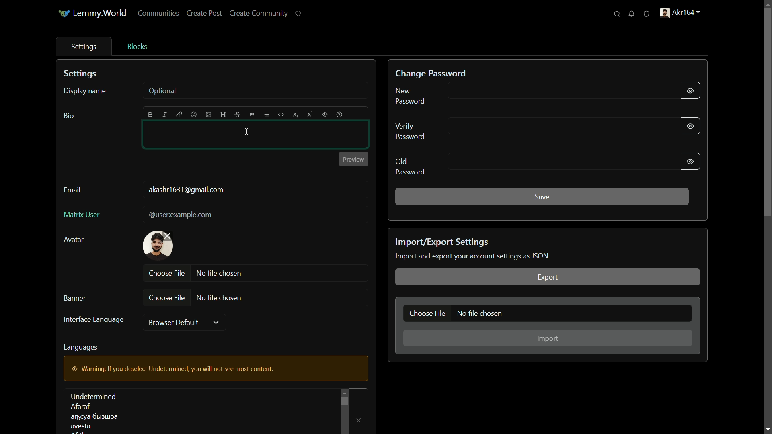  I want to click on unread notifications, so click(631, 14).